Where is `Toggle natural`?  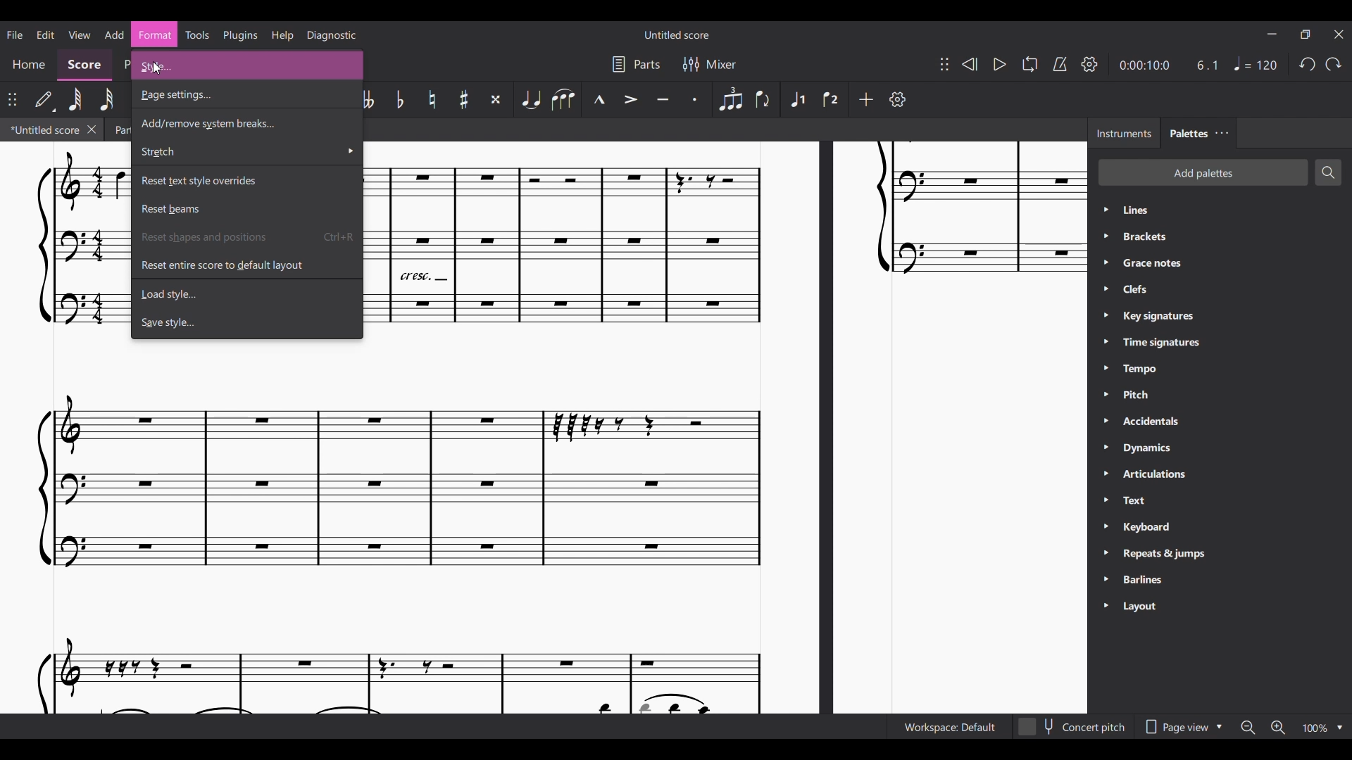
Toggle natural is located at coordinates (432, 99).